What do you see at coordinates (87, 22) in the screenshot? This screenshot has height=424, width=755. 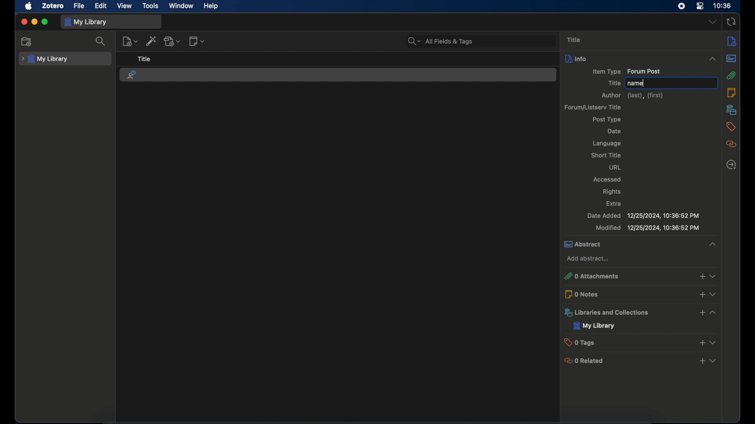 I see `my library` at bounding box center [87, 22].